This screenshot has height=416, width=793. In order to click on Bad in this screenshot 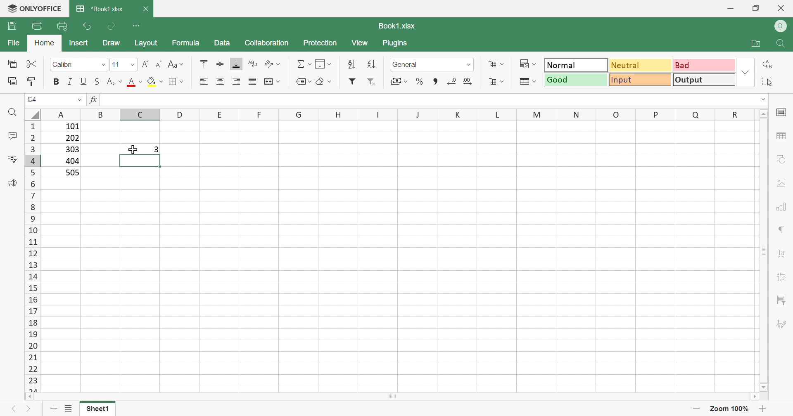, I will do `click(705, 65)`.